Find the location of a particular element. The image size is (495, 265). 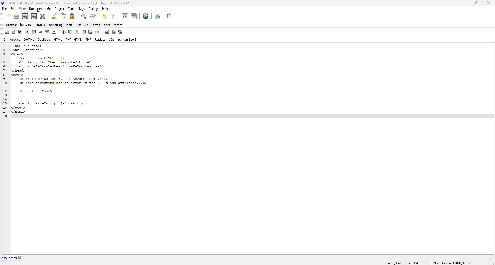

python 2to3 is located at coordinates (127, 40).